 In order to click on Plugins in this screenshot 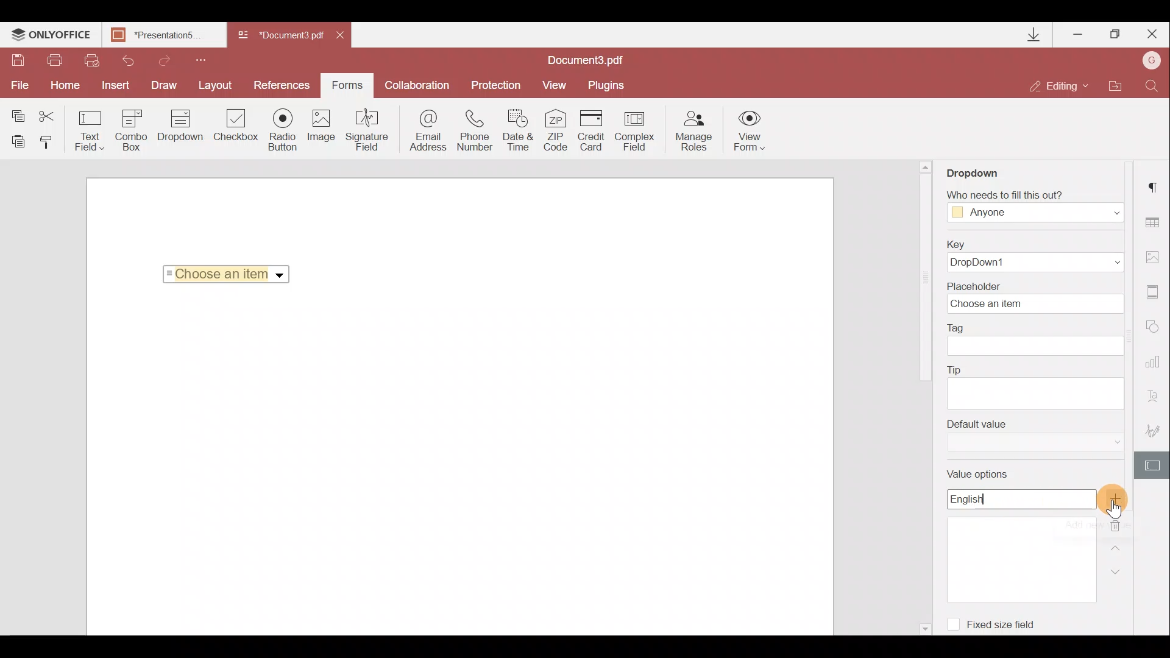, I will do `click(608, 83)`.